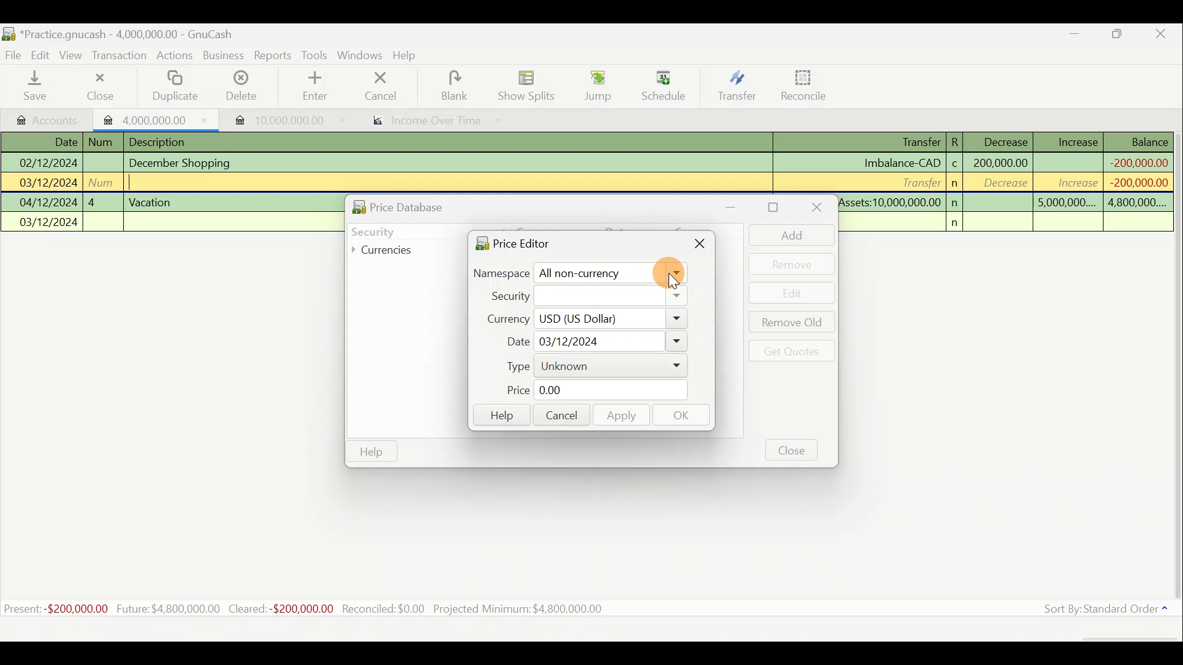  I want to click on Apply, so click(622, 417).